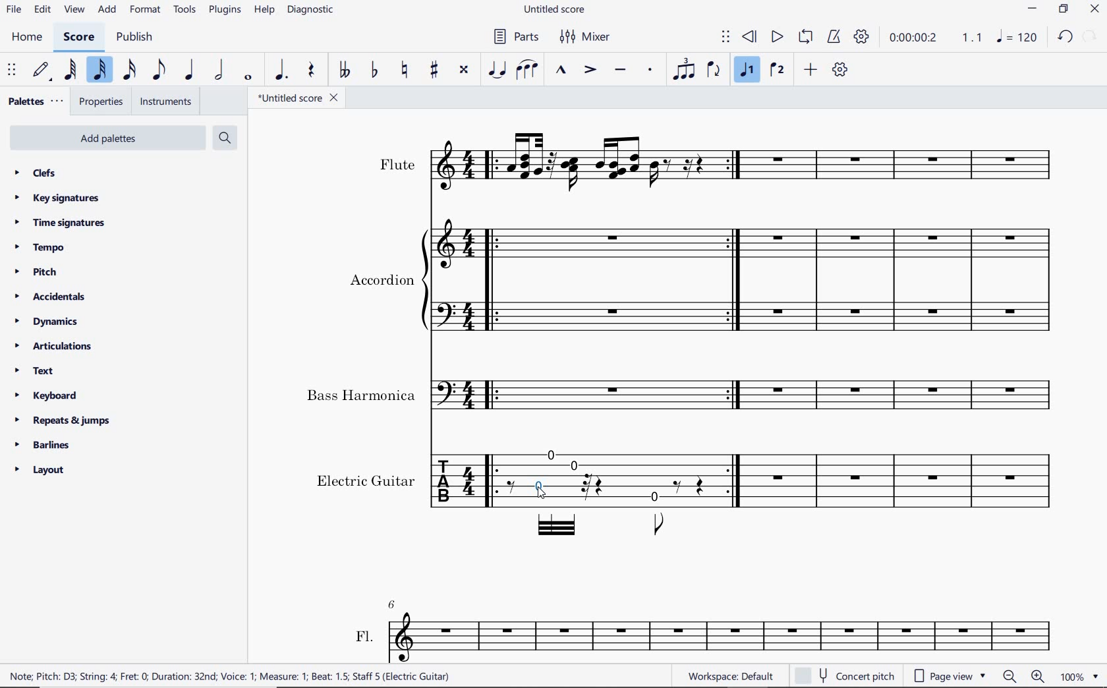  I want to click on clefs, so click(36, 173).